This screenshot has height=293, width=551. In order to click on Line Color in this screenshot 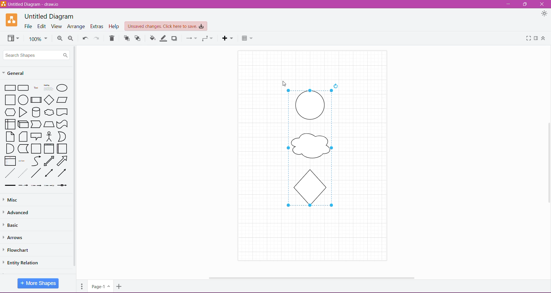, I will do `click(164, 38)`.